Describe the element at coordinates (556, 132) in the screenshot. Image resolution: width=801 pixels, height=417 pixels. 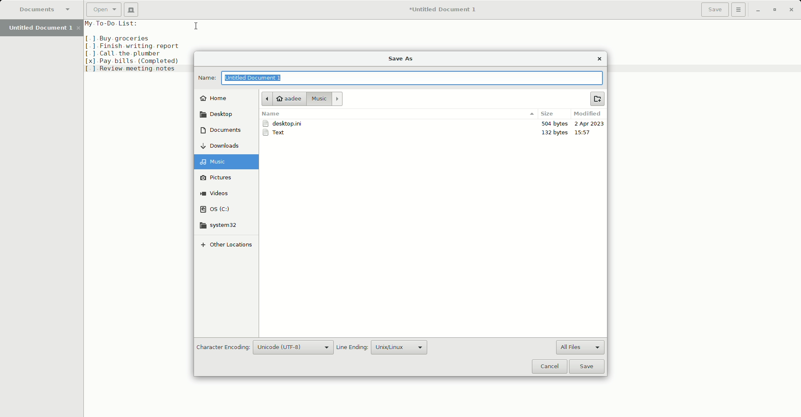
I see `132 bytes` at that location.